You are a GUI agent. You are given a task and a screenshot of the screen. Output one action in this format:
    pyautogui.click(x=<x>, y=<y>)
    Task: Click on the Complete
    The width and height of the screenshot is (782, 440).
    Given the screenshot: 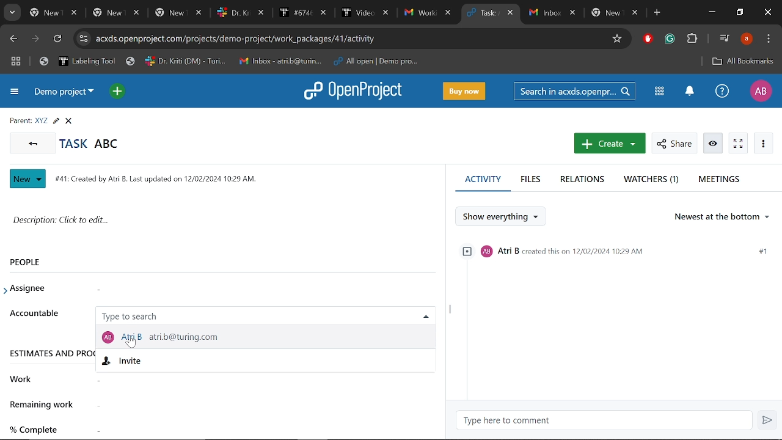 What is the action you would take?
    pyautogui.click(x=195, y=428)
    